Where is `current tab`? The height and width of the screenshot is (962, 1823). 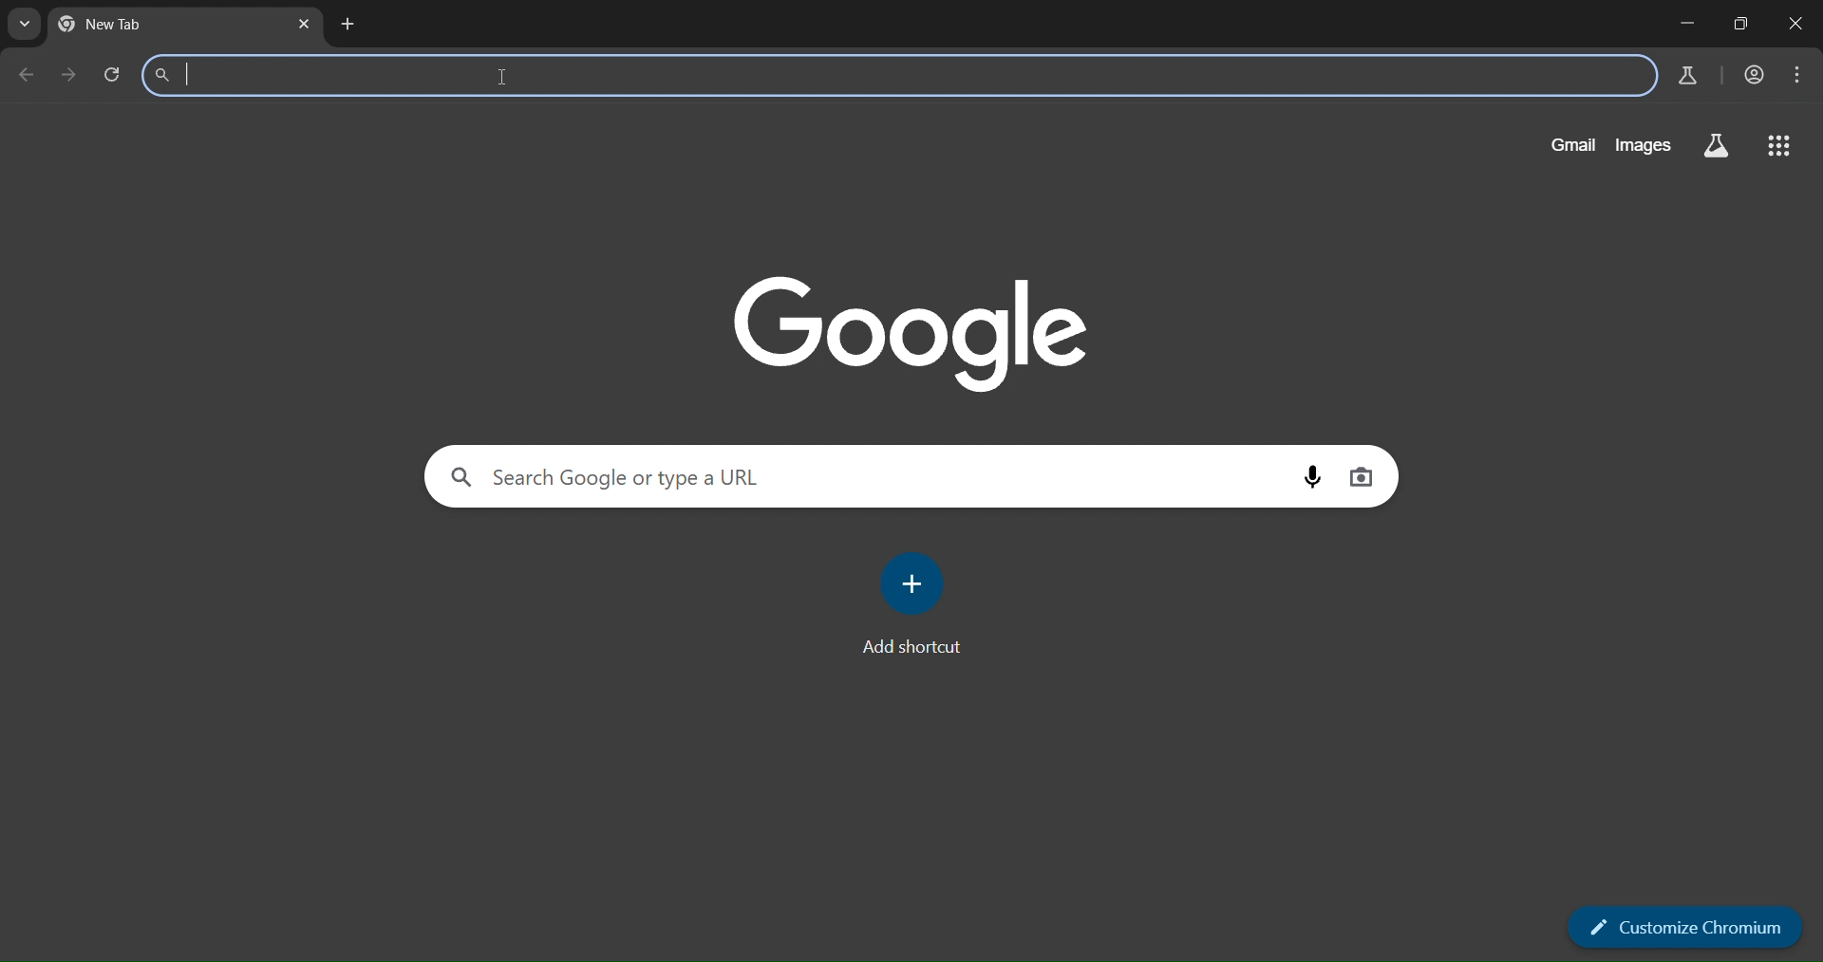
current tab is located at coordinates (159, 27).